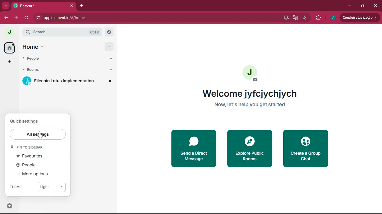  Describe the element at coordinates (6, 6) in the screenshot. I see `more` at that location.